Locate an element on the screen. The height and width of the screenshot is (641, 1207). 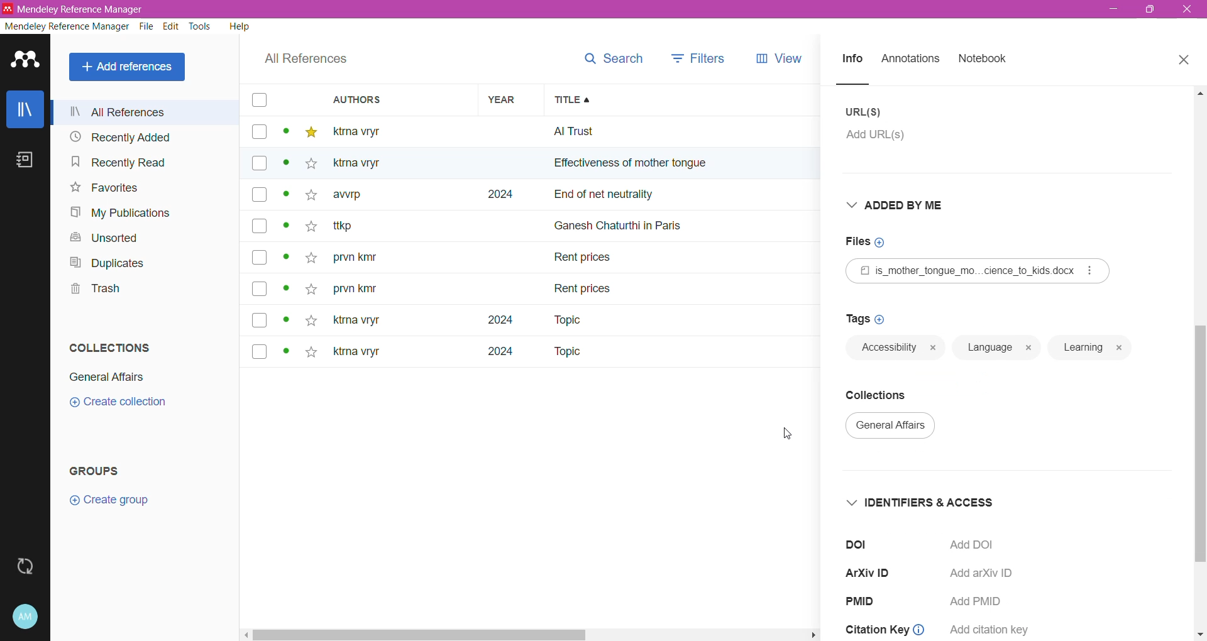
My Publications is located at coordinates (123, 213).